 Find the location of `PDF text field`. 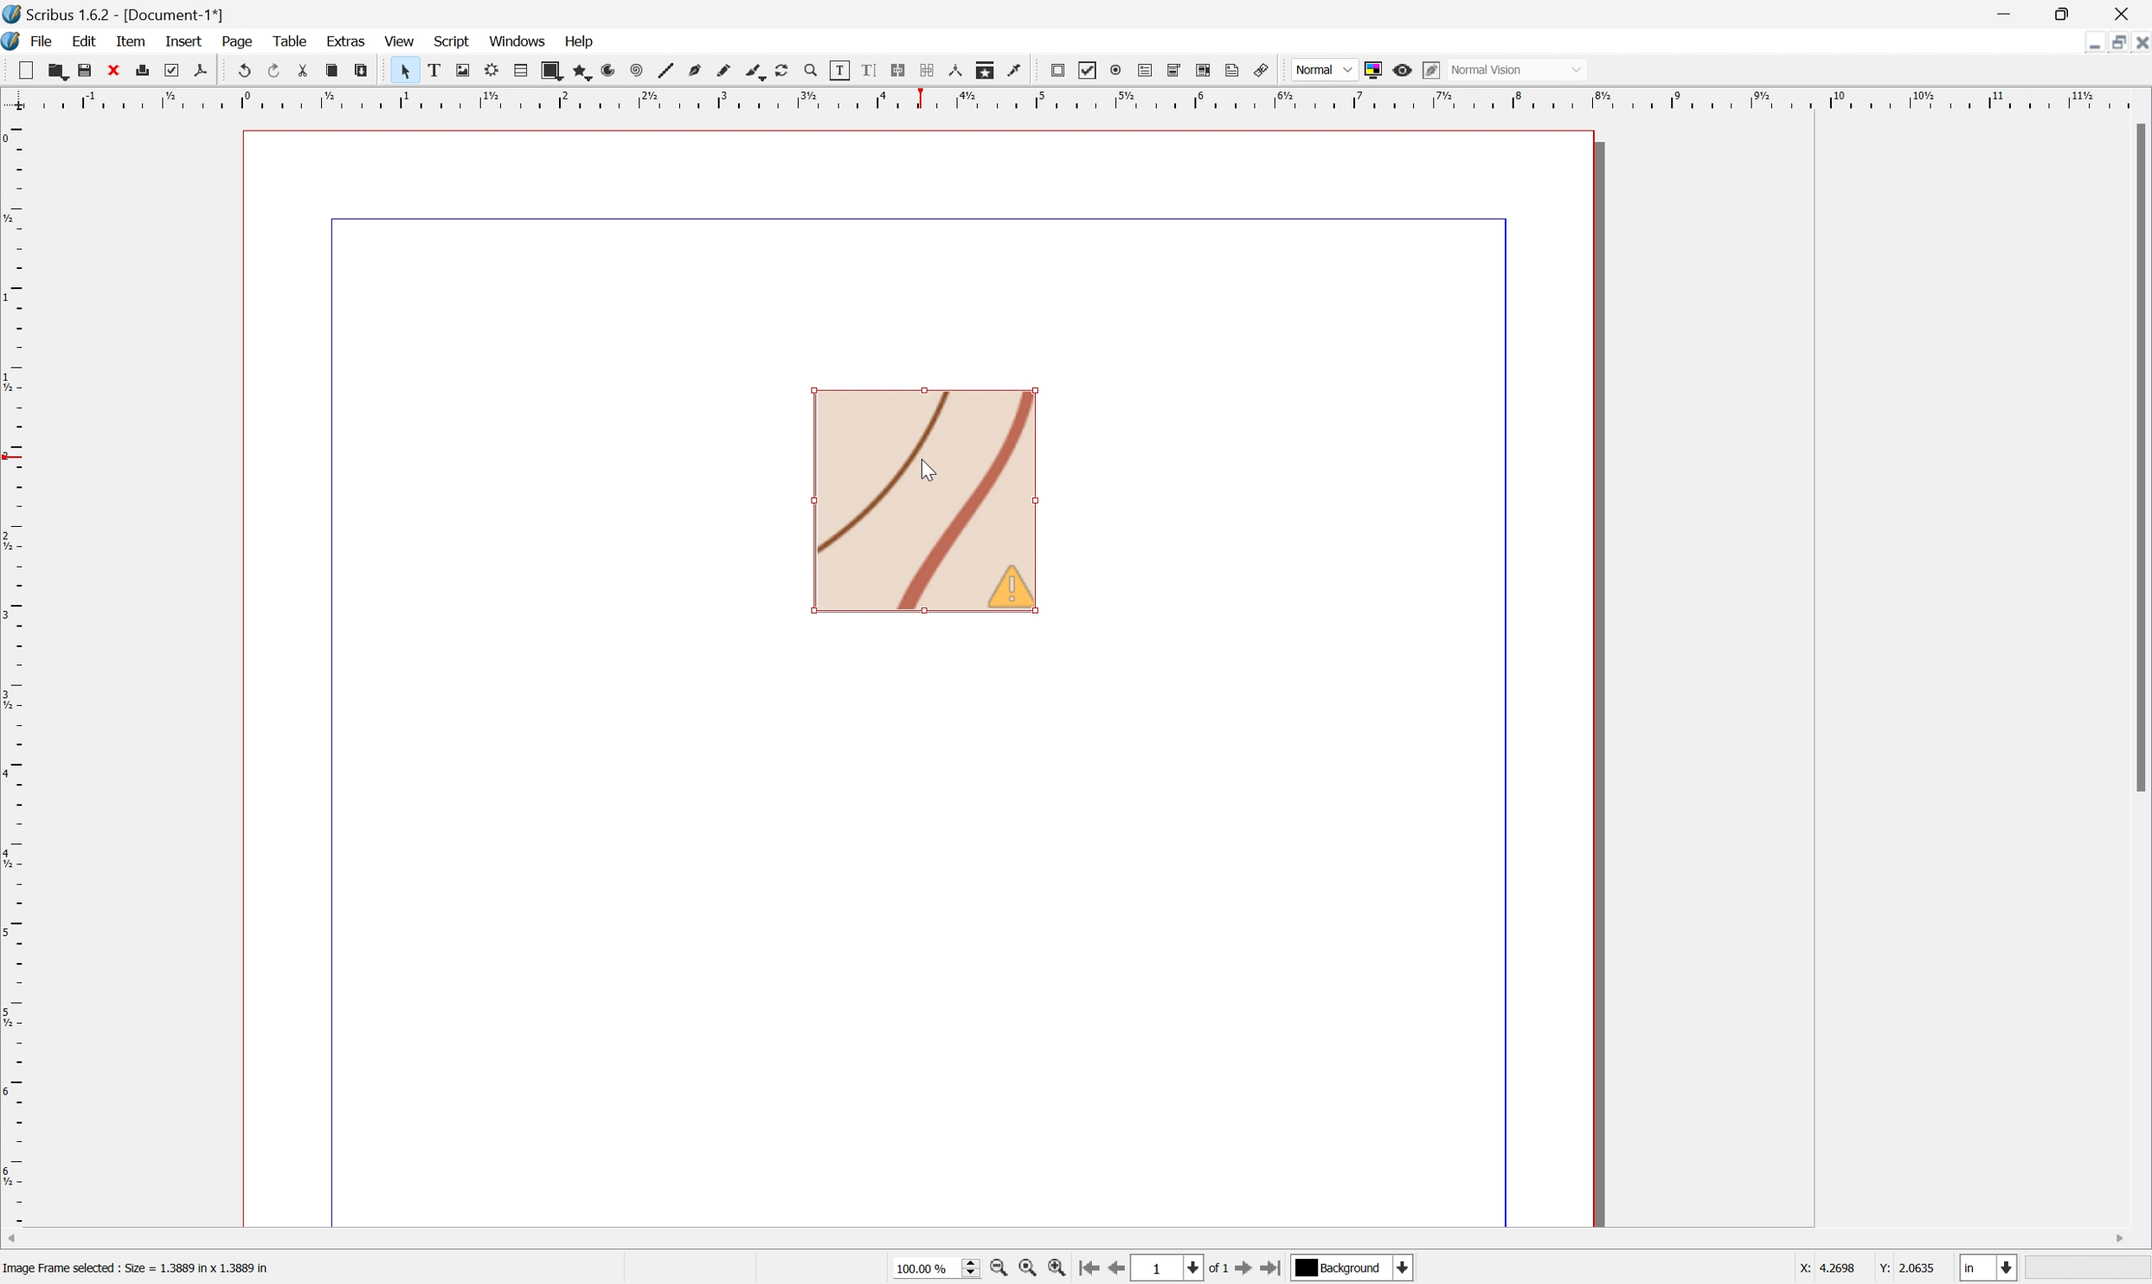

PDF text field is located at coordinates (1148, 67).